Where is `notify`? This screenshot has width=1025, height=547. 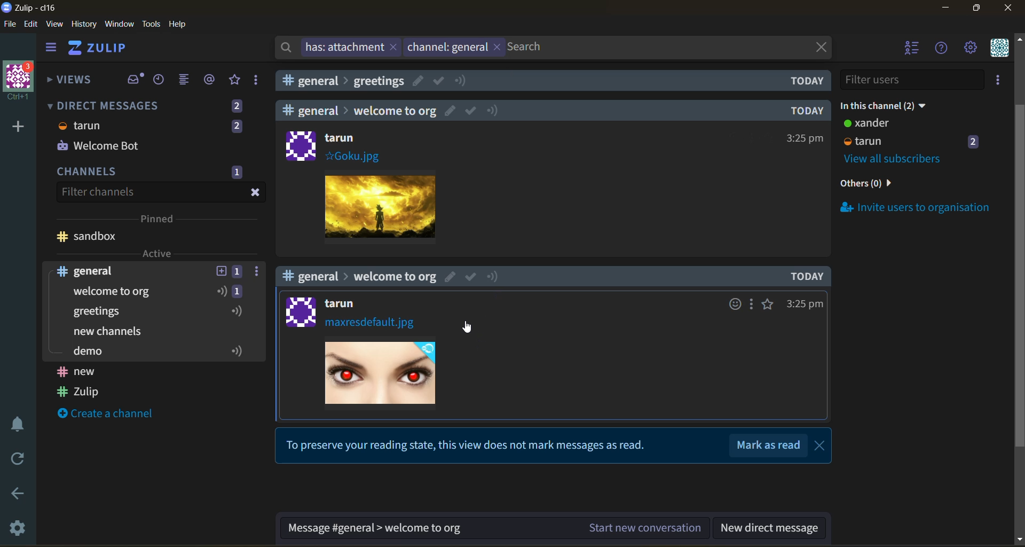
notify is located at coordinates (458, 80).